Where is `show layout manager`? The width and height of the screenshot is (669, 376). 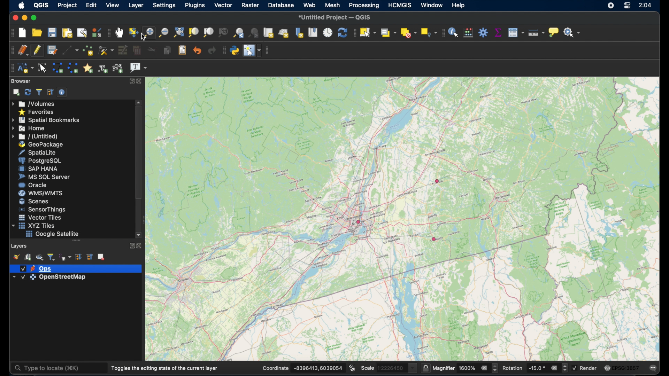 show layout manager is located at coordinates (82, 33).